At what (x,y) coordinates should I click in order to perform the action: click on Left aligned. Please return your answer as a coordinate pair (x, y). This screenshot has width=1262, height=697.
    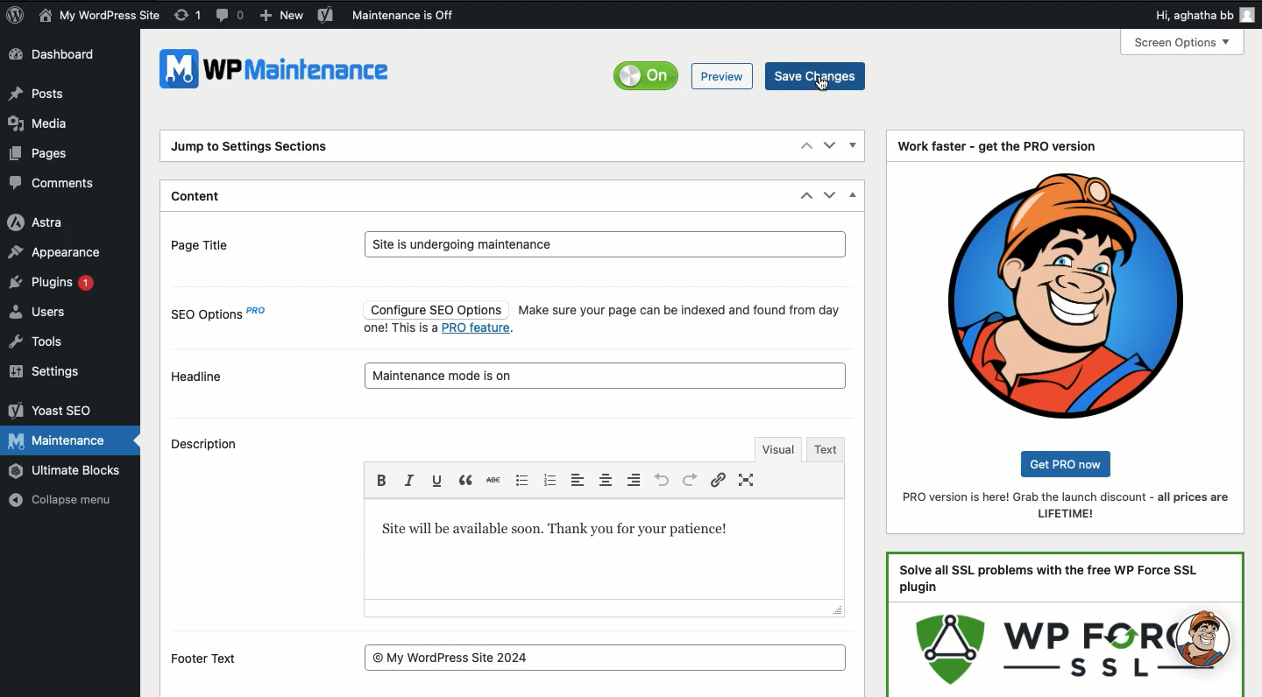
    Looking at the image, I should click on (635, 479).